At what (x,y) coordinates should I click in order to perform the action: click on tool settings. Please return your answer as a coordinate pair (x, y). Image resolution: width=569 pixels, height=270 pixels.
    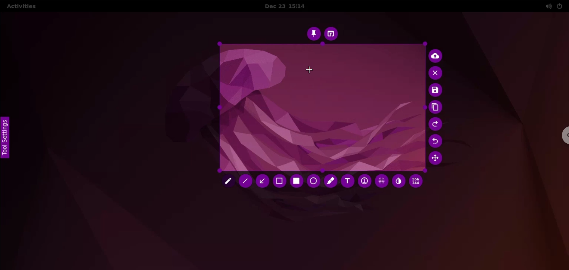
    Looking at the image, I should click on (6, 139).